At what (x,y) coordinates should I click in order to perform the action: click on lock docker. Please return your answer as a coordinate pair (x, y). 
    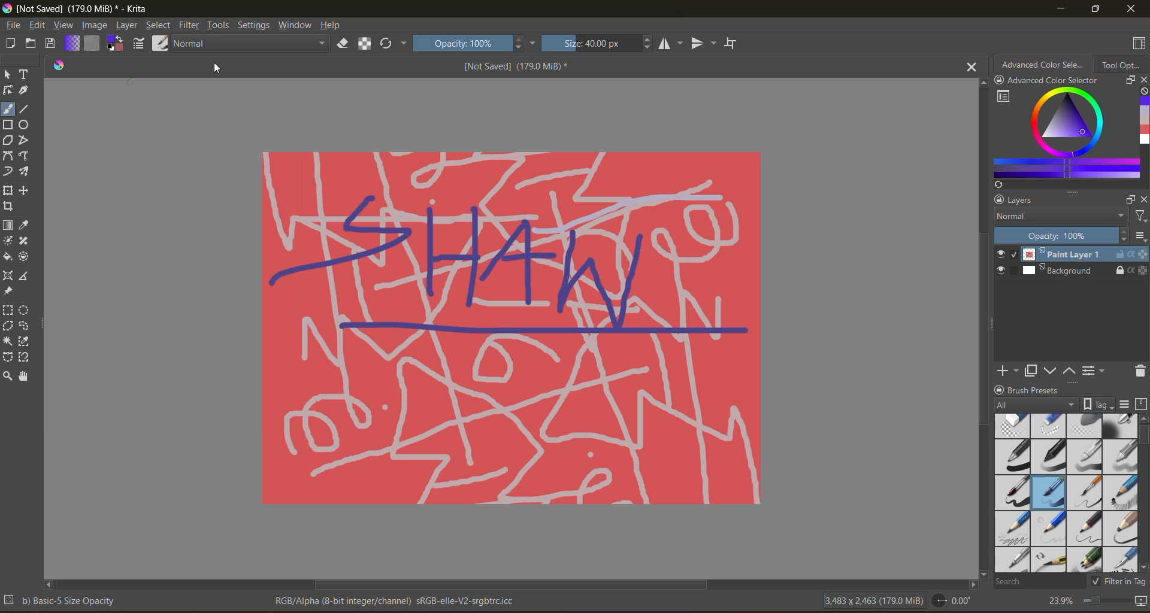
    Looking at the image, I should click on (998, 201).